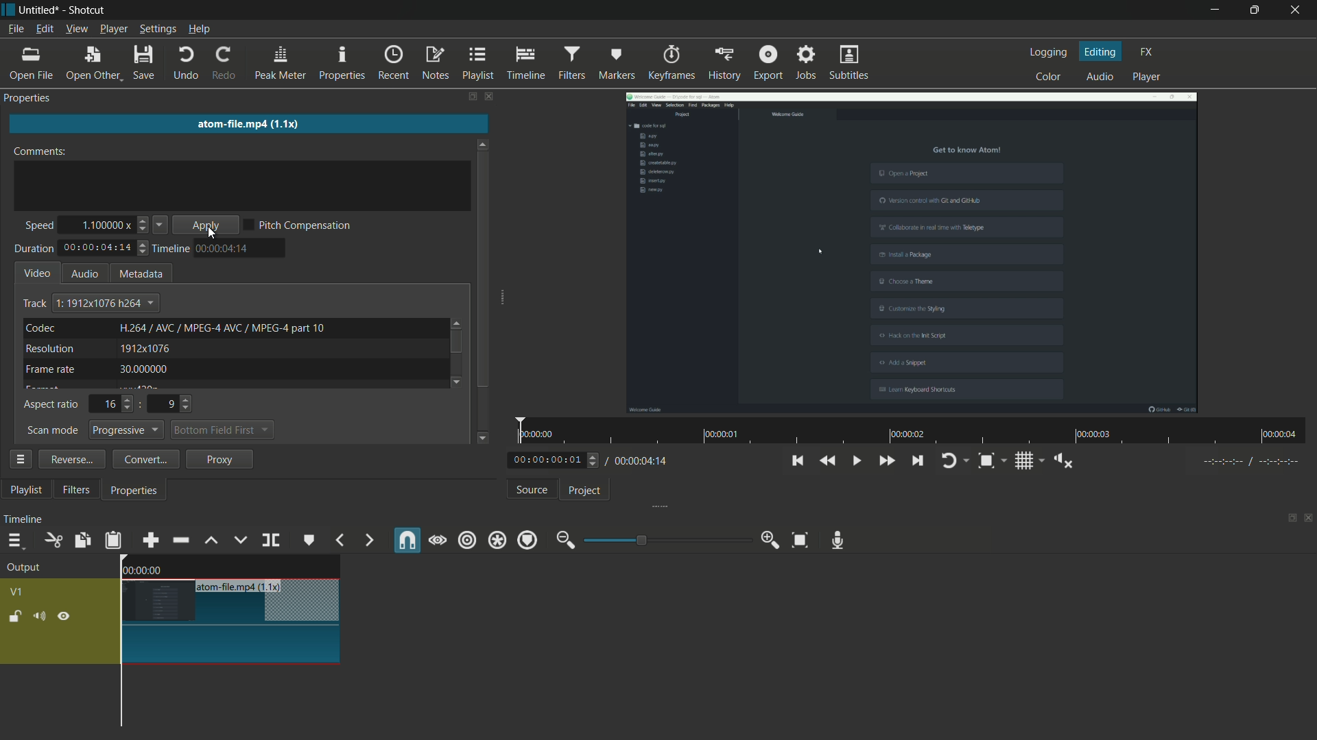  What do you see at coordinates (1063, 461) in the screenshot?
I see `show volume control` at bounding box center [1063, 461].